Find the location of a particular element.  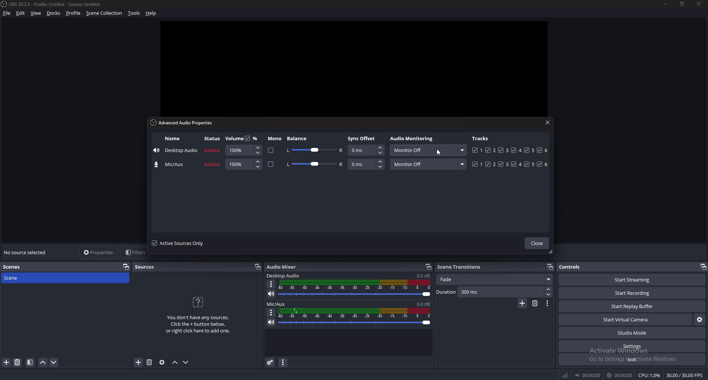

sync offset adjust is located at coordinates (366, 150).